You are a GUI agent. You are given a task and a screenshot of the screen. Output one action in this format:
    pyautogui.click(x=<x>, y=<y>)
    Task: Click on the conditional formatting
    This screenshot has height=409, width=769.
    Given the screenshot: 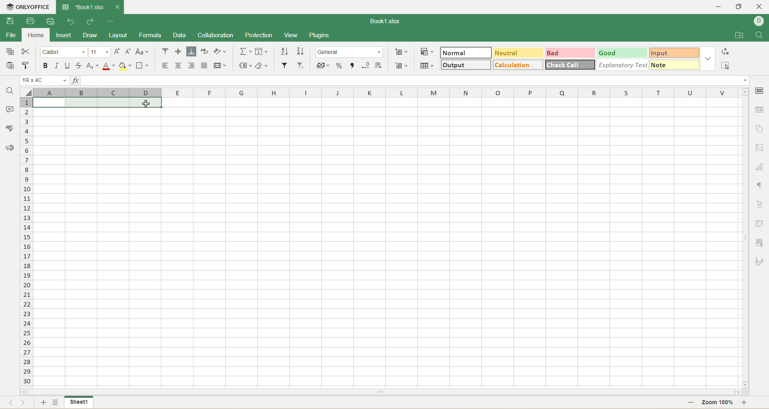 What is the action you would take?
    pyautogui.click(x=426, y=51)
    